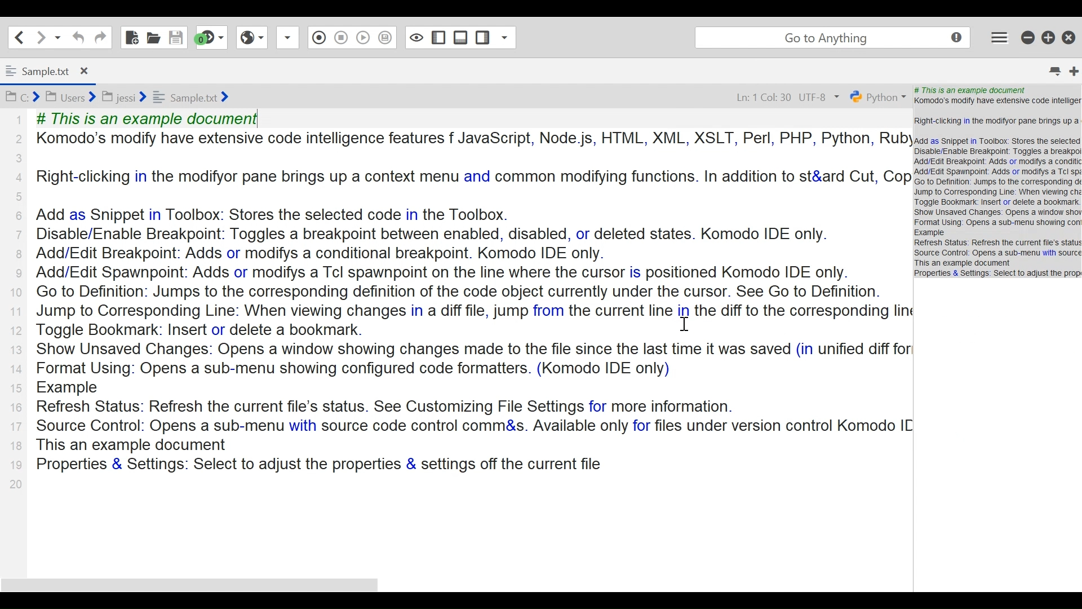  I want to click on New Tab, so click(1070, 68).